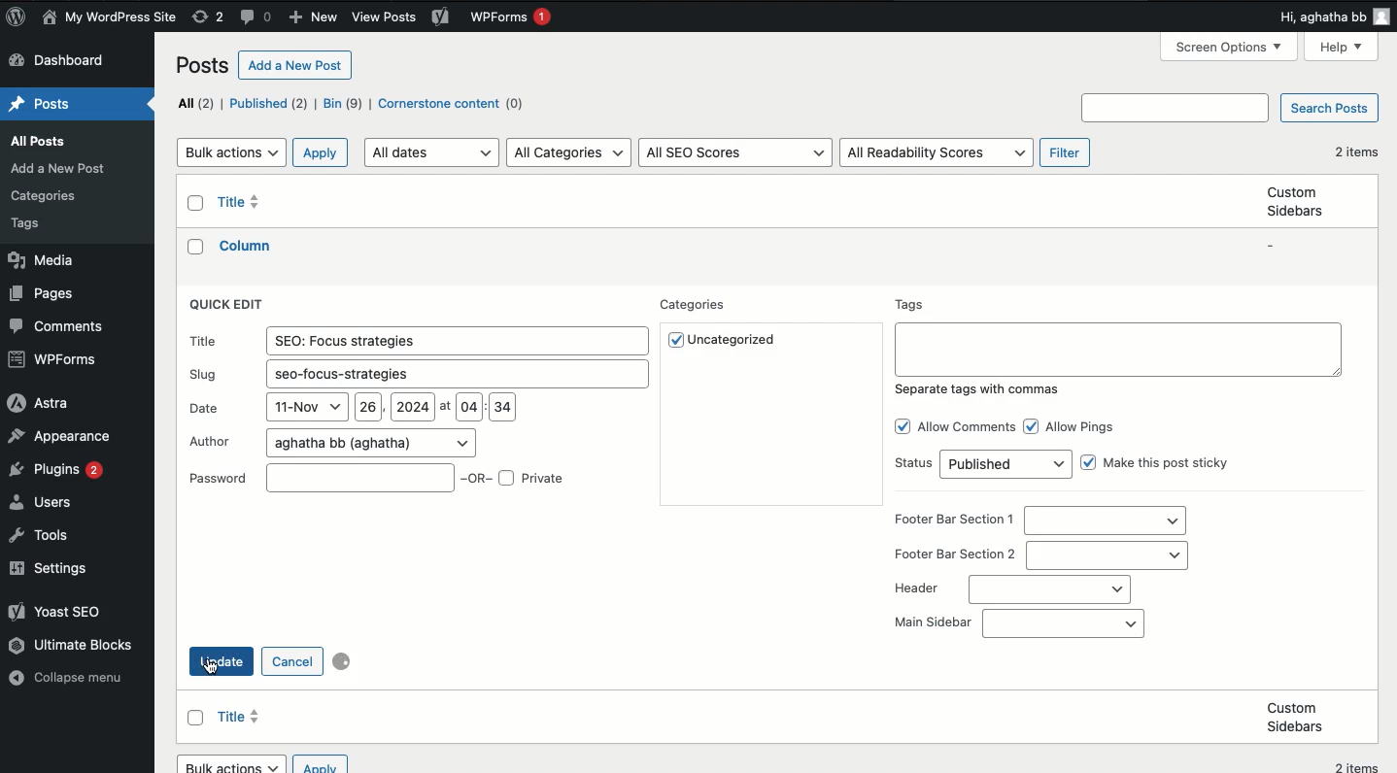  Describe the element at coordinates (296, 64) in the screenshot. I see `Add a new post` at that location.